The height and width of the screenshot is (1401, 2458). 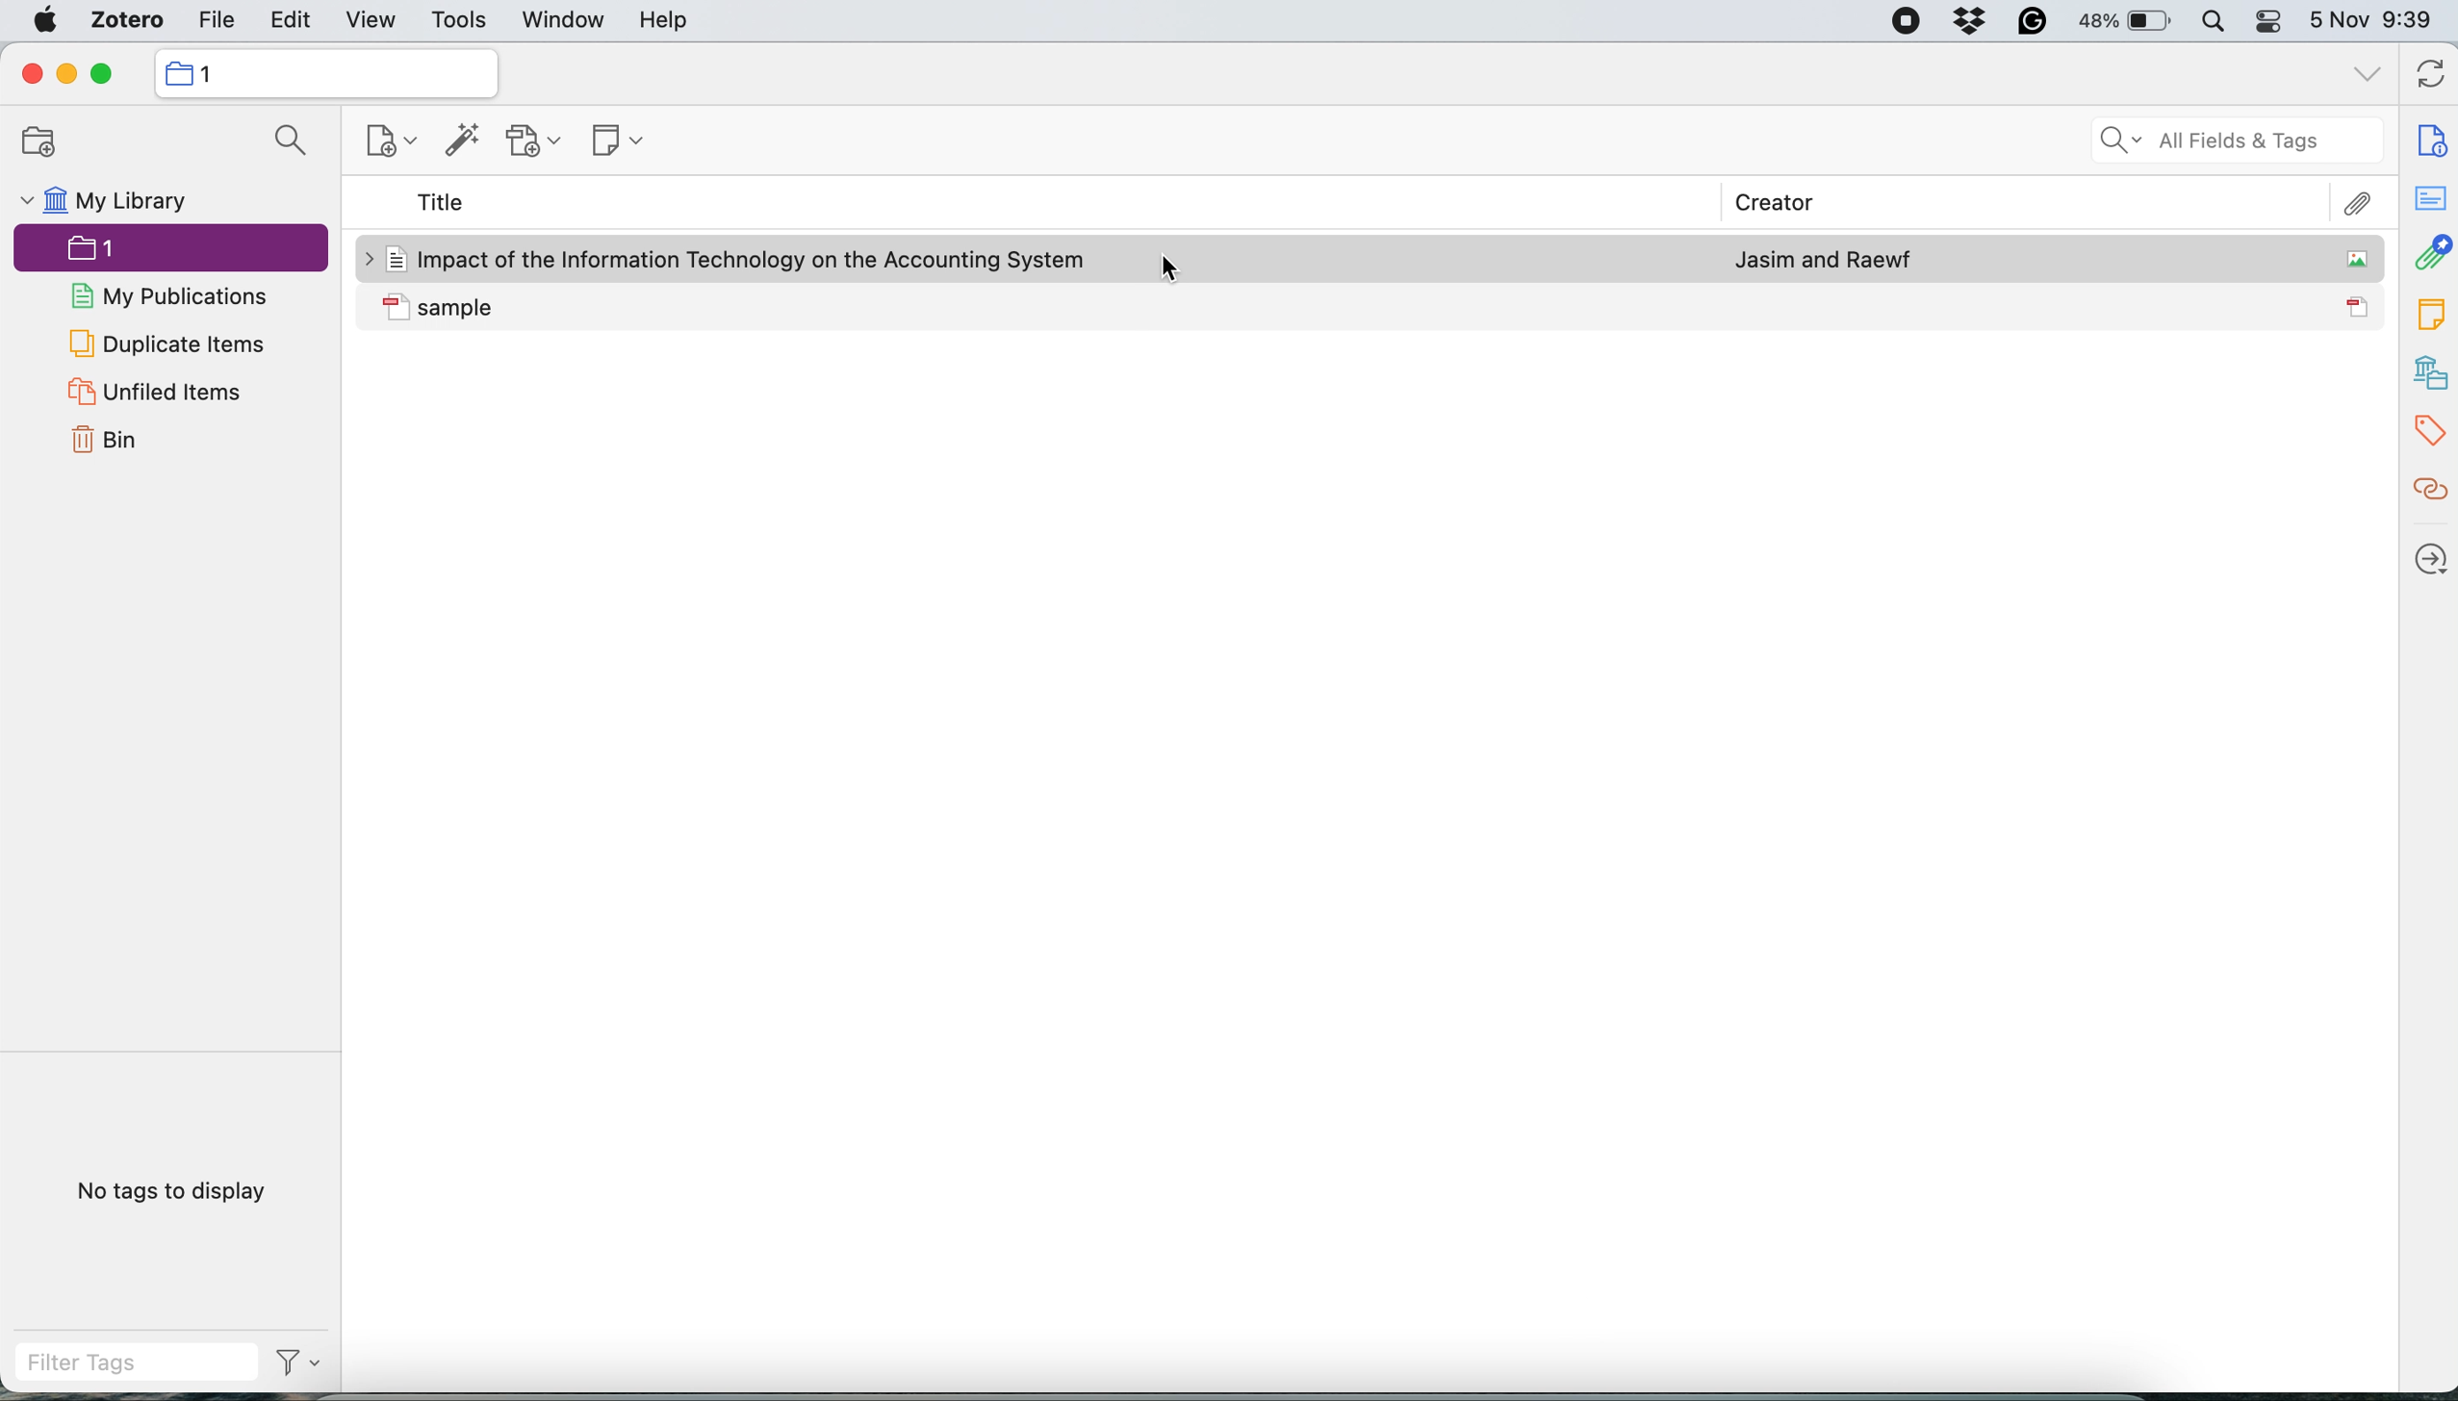 What do you see at coordinates (739, 259) in the screenshot?
I see `"Impact of the Information Technology on the Accounting System" file` at bounding box center [739, 259].